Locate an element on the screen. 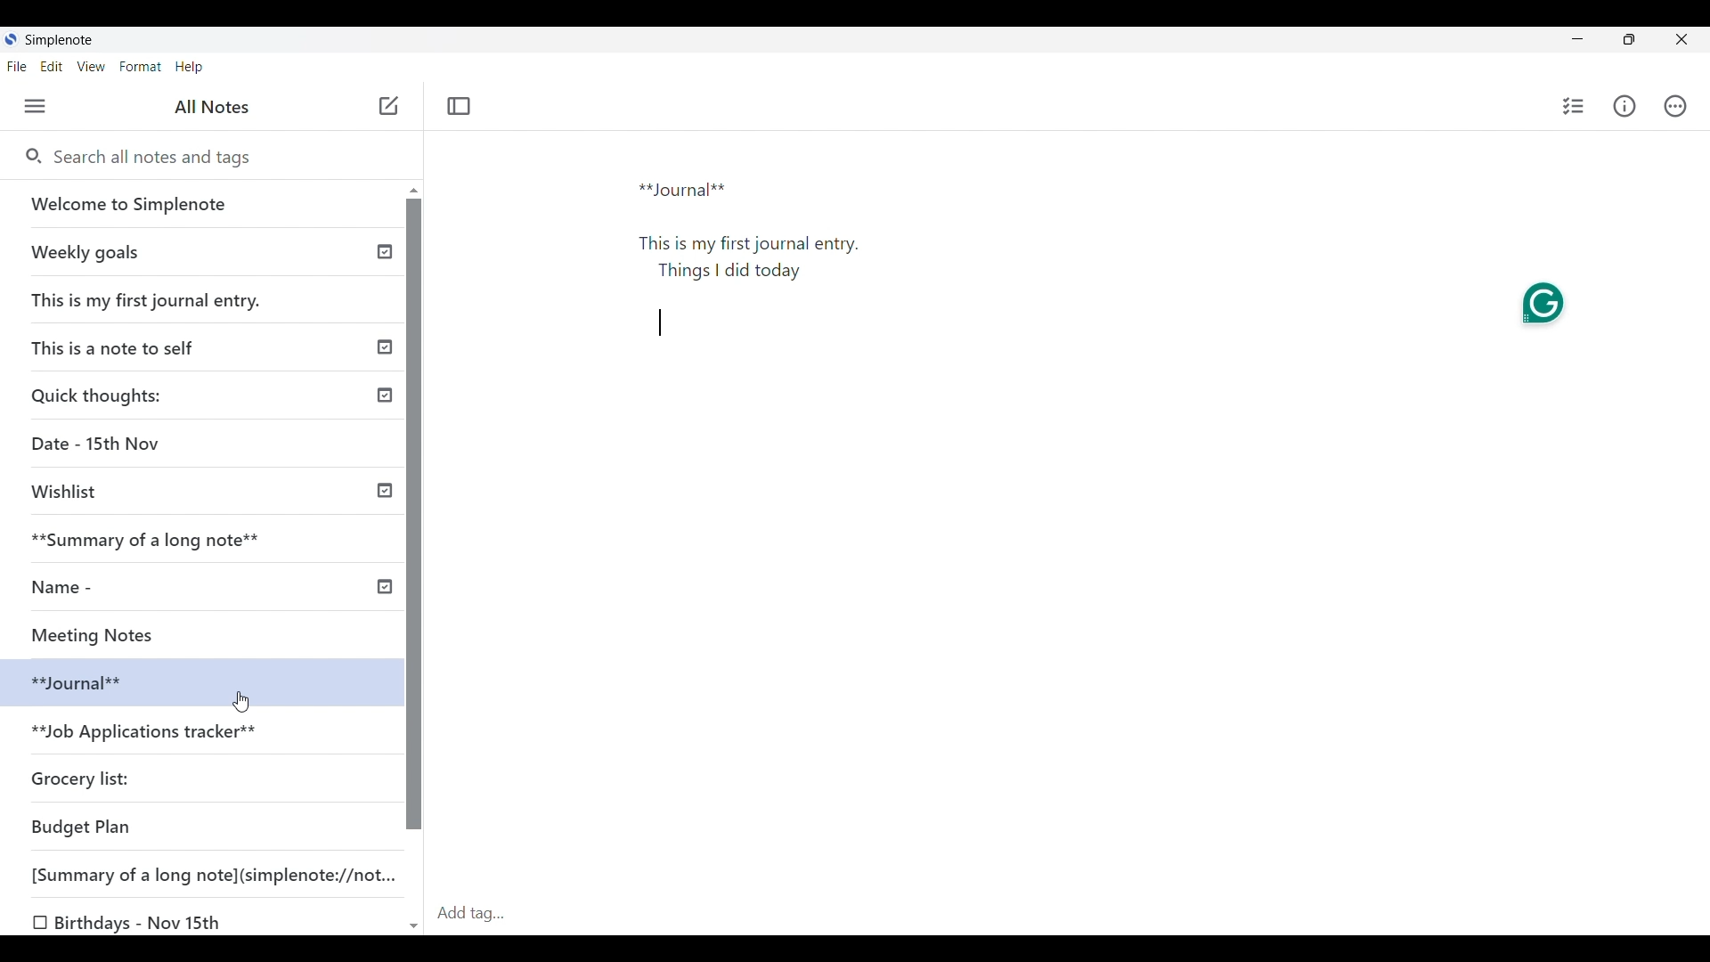 The height and width of the screenshot is (962, 1710). O Birthdays - Nov 15th is located at coordinates (131, 923).